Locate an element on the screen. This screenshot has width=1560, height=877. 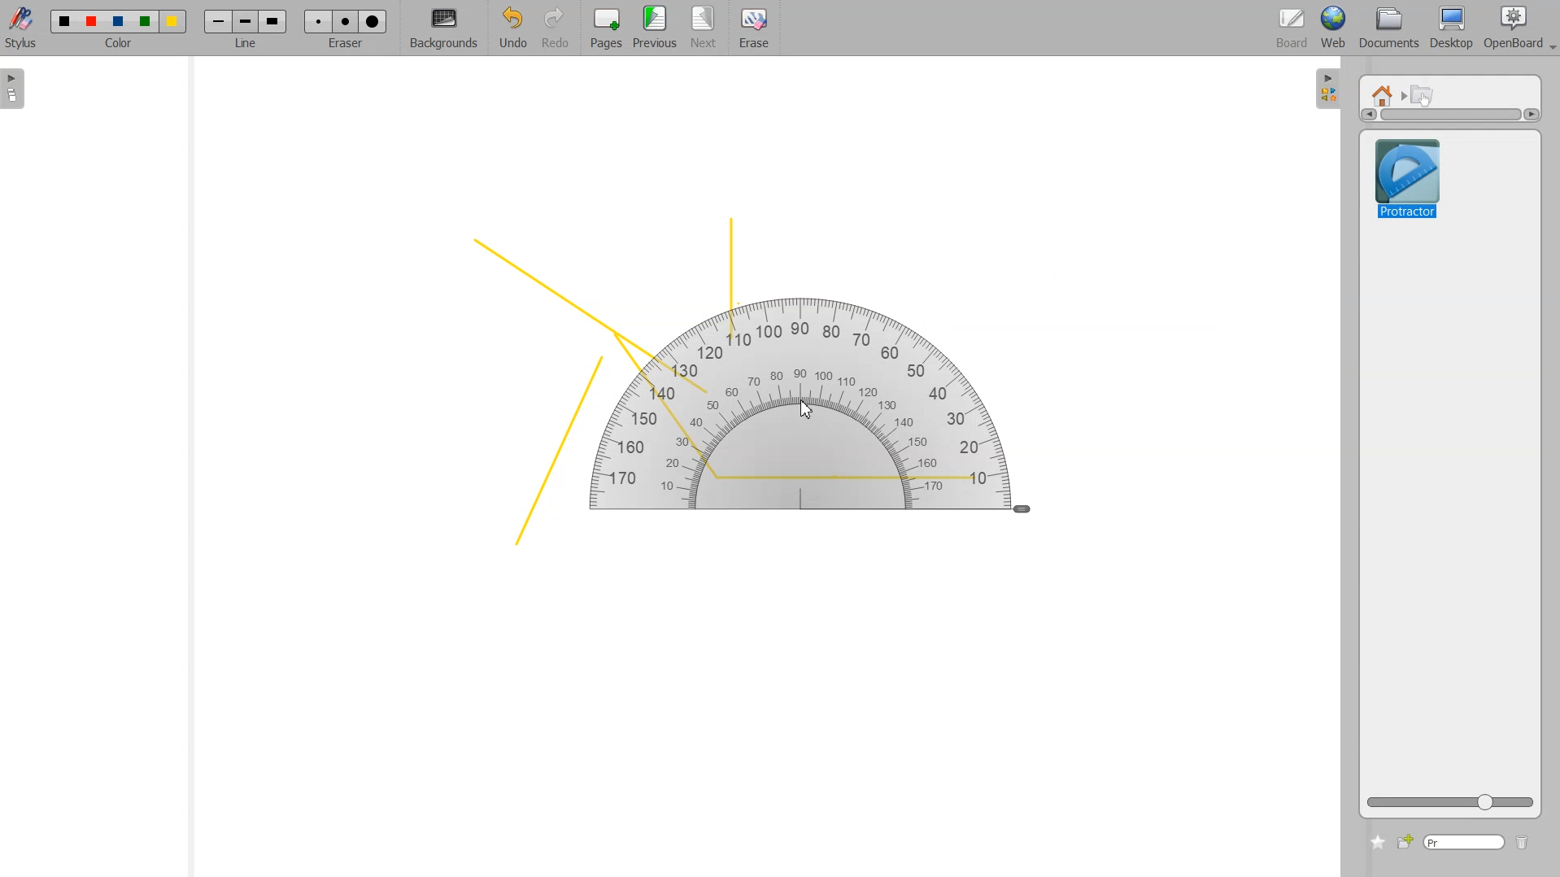
Board is located at coordinates (1292, 29).